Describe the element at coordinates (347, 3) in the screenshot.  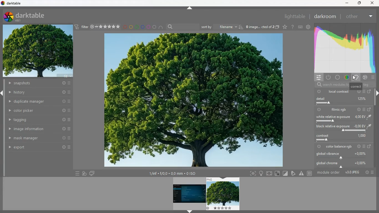
I see `minimize` at that location.